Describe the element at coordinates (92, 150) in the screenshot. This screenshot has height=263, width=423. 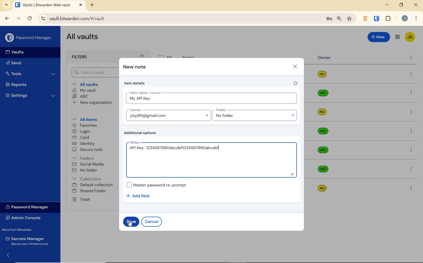
I see `secure note` at that location.